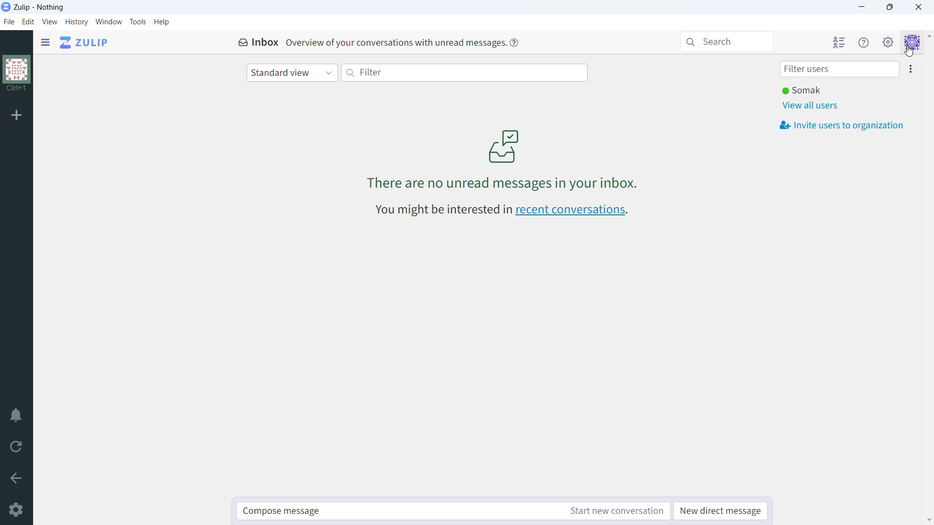  What do you see at coordinates (805, 91) in the screenshot?
I see `active status` at bounding box center [805, 91].